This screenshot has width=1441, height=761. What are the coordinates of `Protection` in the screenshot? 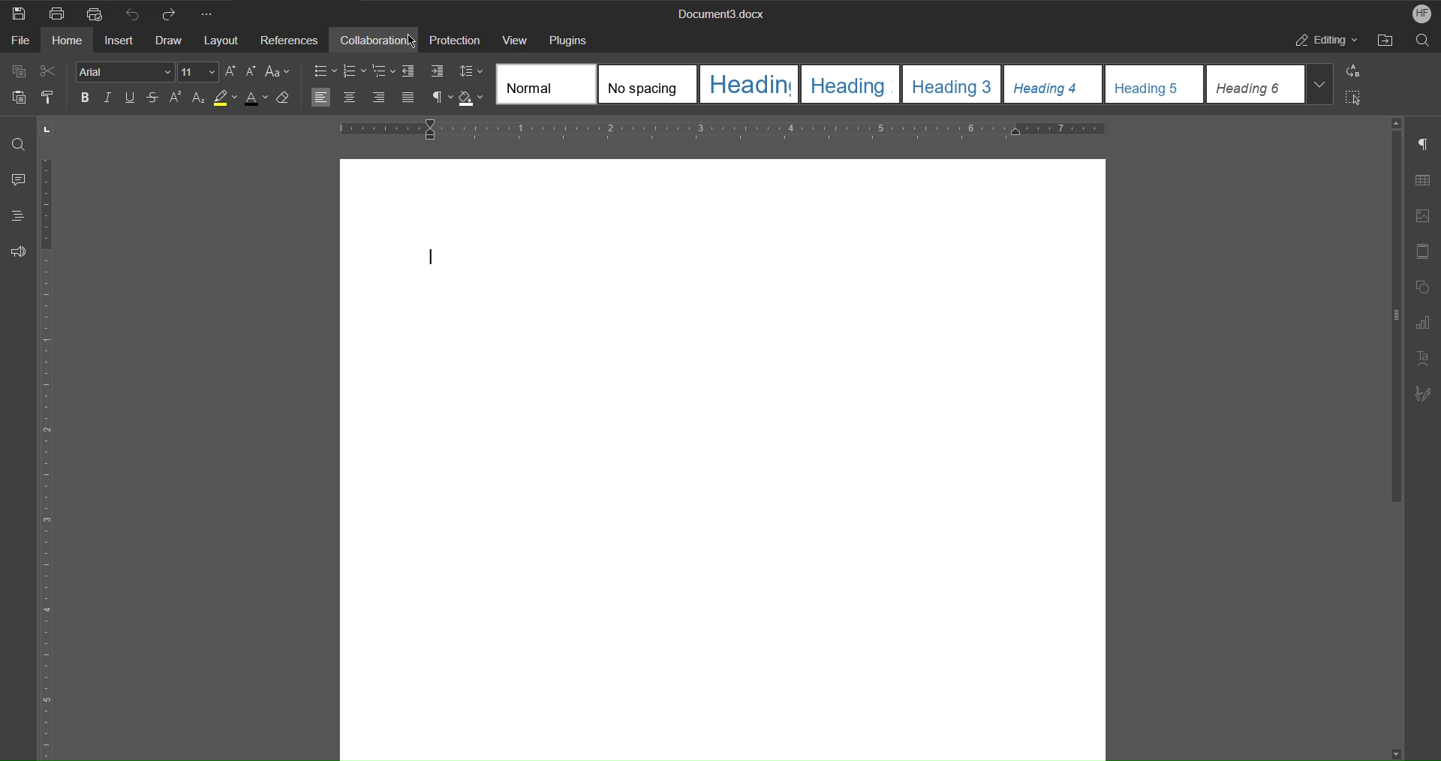 It's located at (458, 40).